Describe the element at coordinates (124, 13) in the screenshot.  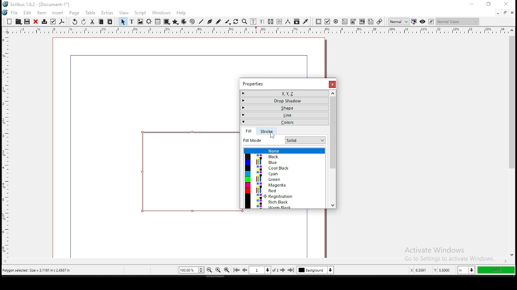
I see `view` at that location.